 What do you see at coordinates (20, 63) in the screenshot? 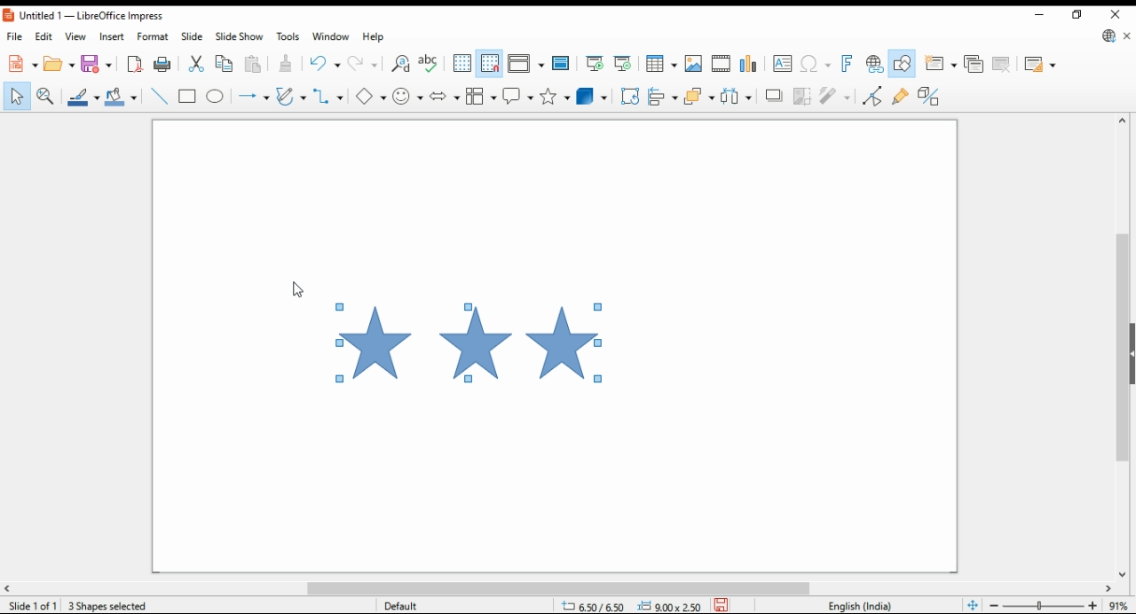
I see `new` at bounding box center [20, 63].